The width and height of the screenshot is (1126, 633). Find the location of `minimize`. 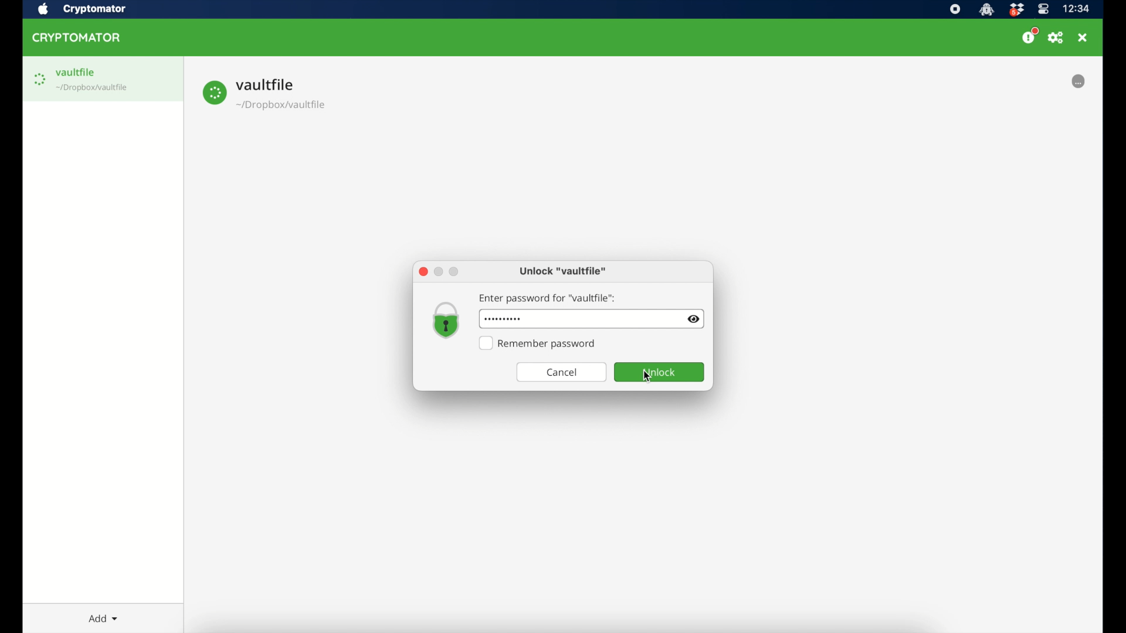

minimize is located at coordinates (439, 271).